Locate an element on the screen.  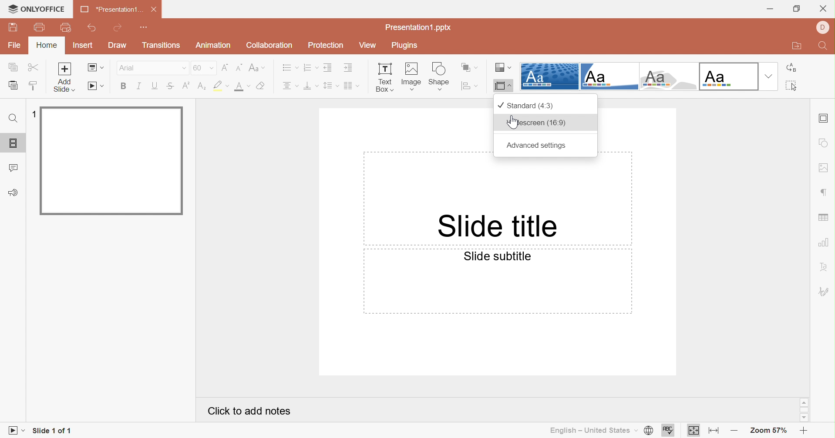
Font color is located at coordinates (242, 86).